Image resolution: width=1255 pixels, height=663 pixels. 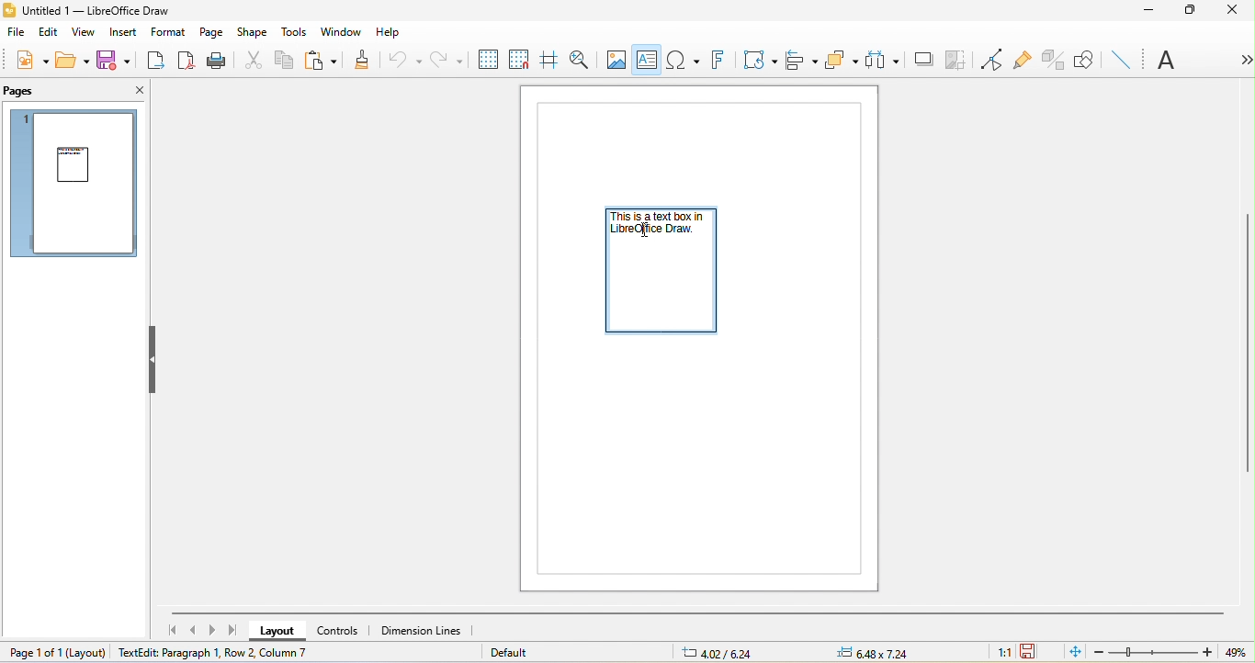 What do you see at coordinates (218, 60) in the screenshot?
I see `print` at bounding box center [218, 60].